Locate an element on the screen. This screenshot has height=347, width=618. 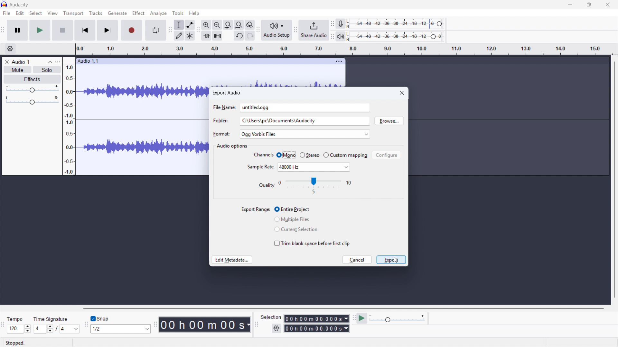
Multiple files  is located at coordinates (293, 220).